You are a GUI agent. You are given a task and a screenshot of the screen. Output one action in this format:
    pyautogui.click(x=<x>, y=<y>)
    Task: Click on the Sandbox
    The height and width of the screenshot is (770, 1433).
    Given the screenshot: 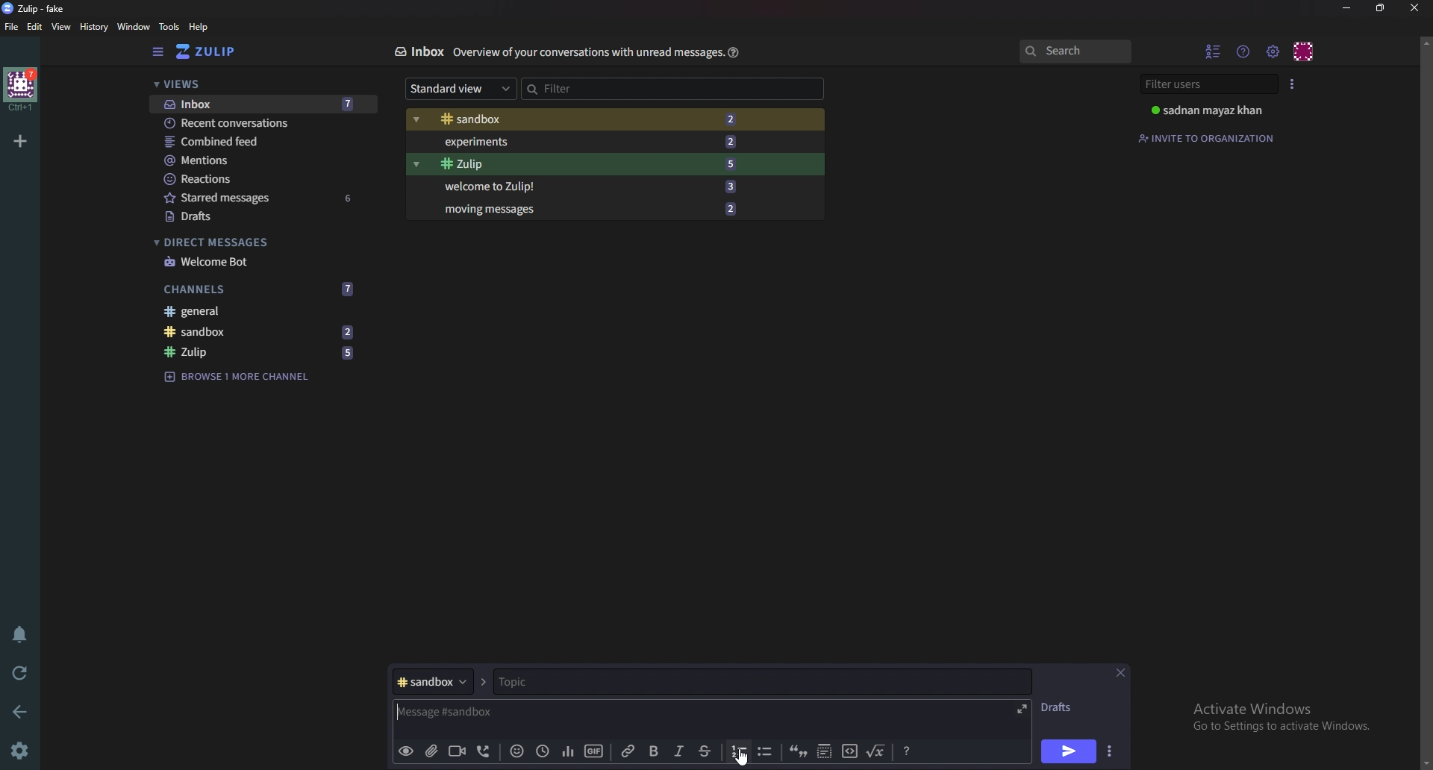 What is the action you would take?
    pyautogui.click(x=590, y=119)
    